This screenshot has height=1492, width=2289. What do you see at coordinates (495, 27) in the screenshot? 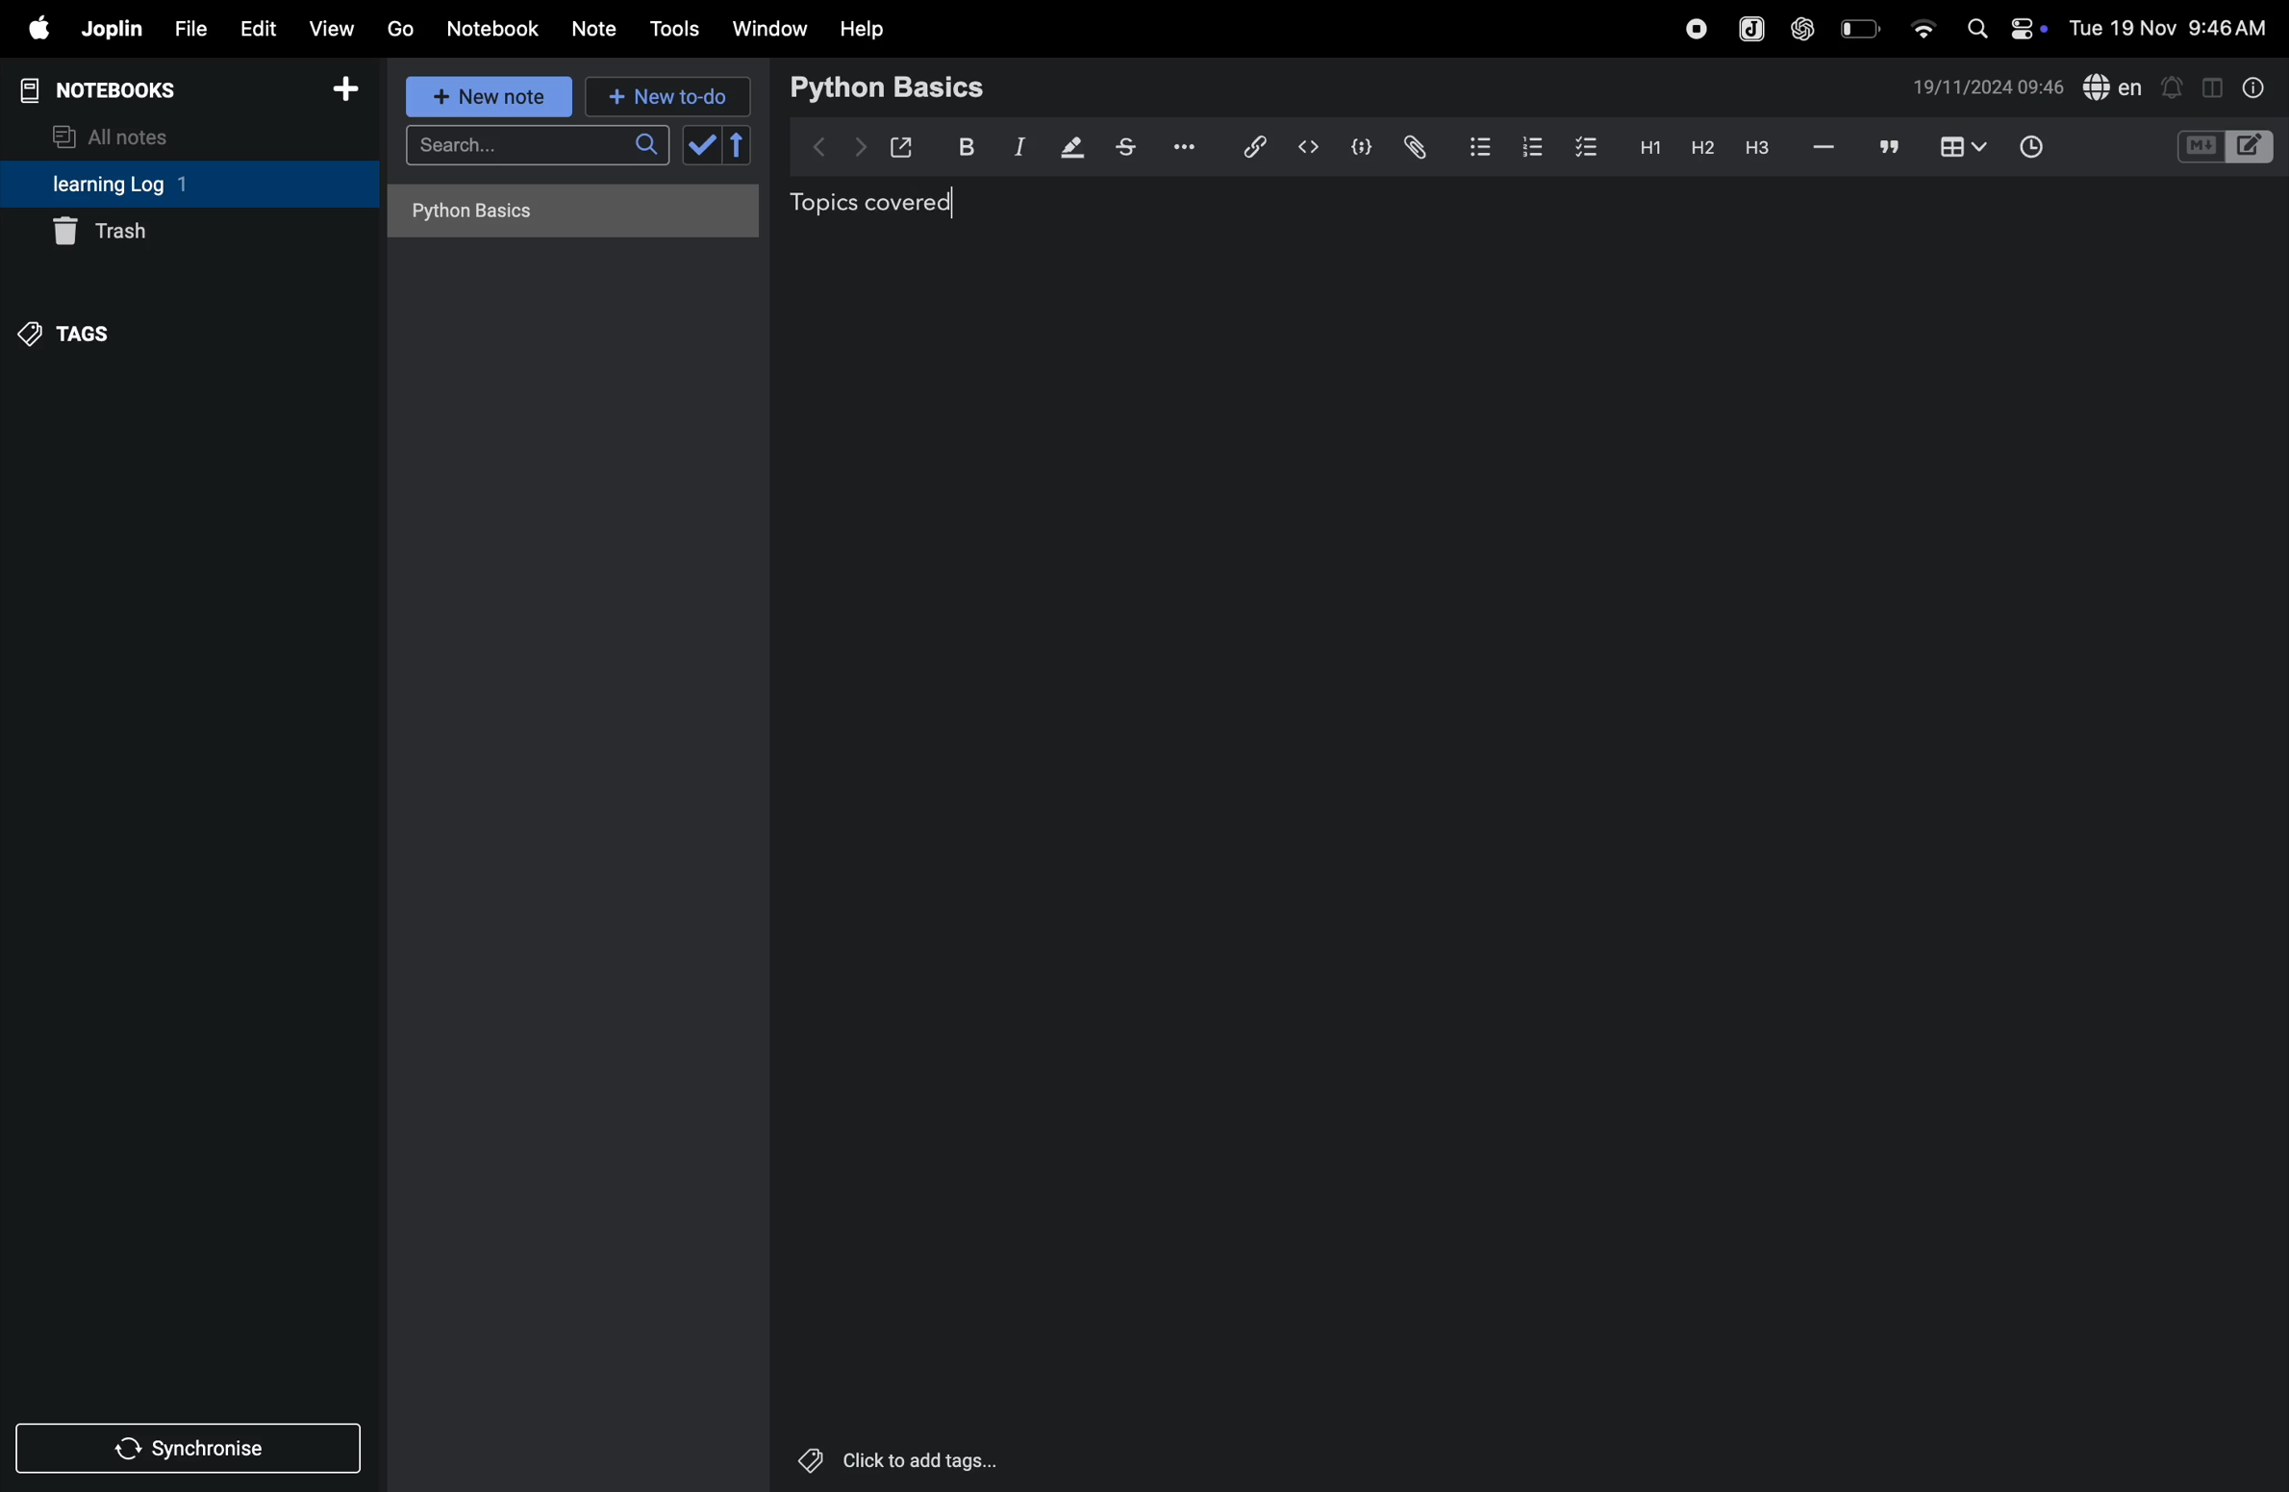
I see `notebook` at bounding box center [495, 27].